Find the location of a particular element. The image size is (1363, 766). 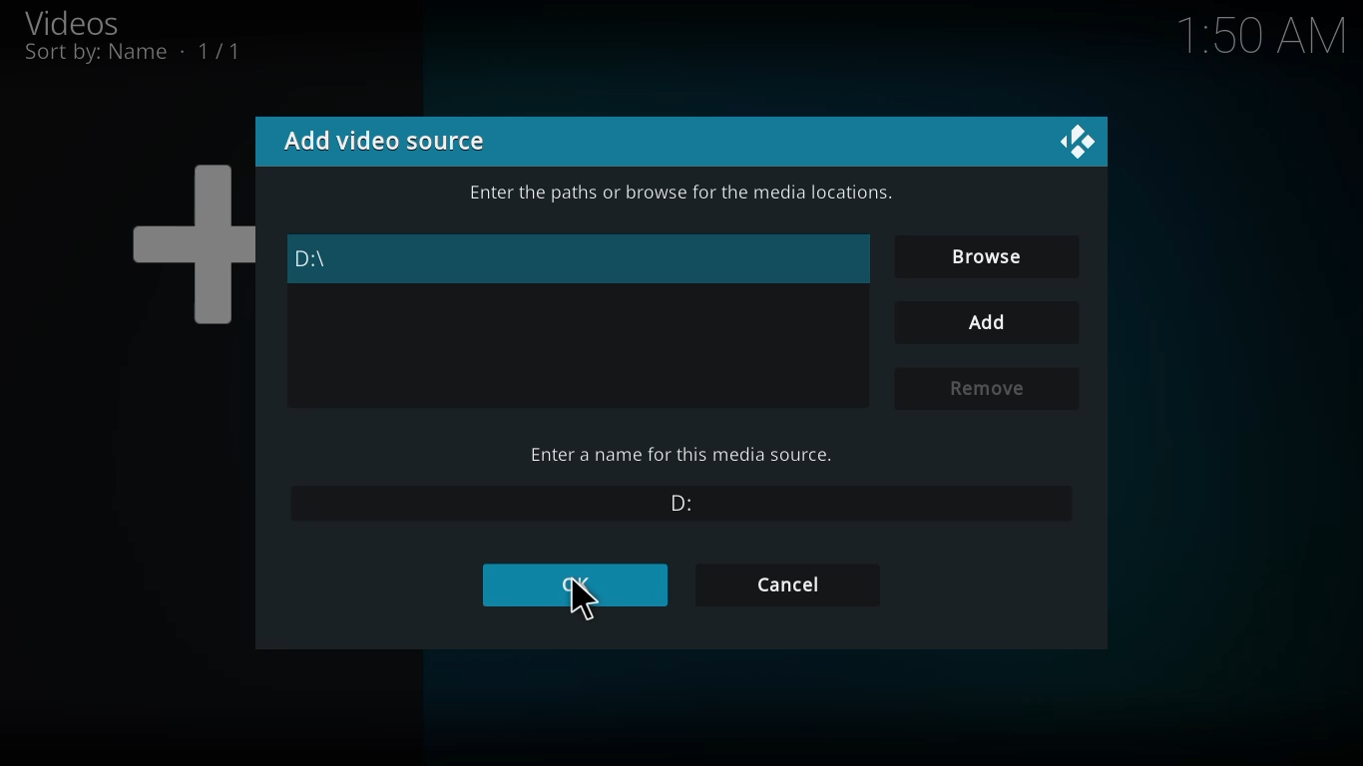

browse is located at coordinates (983, 255).